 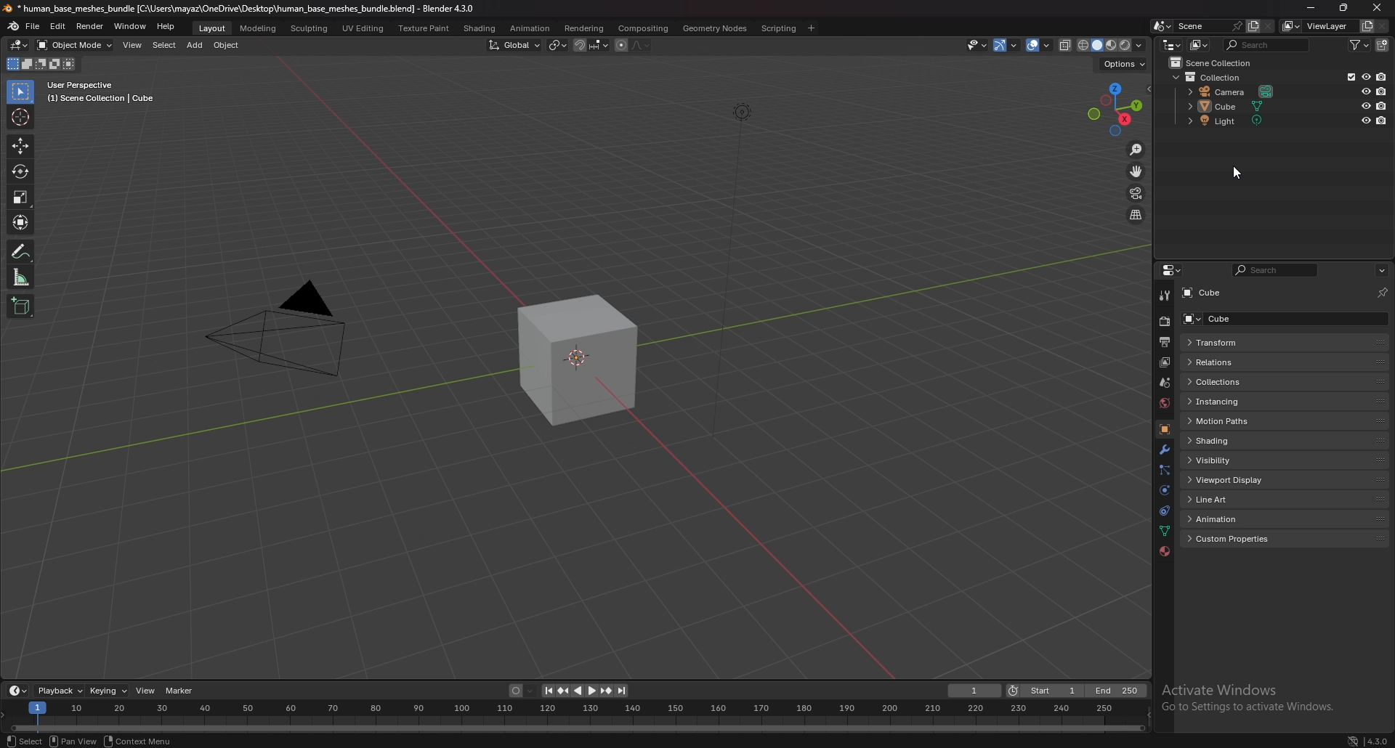 I want to click on current frame, so click(x=974, y=691).